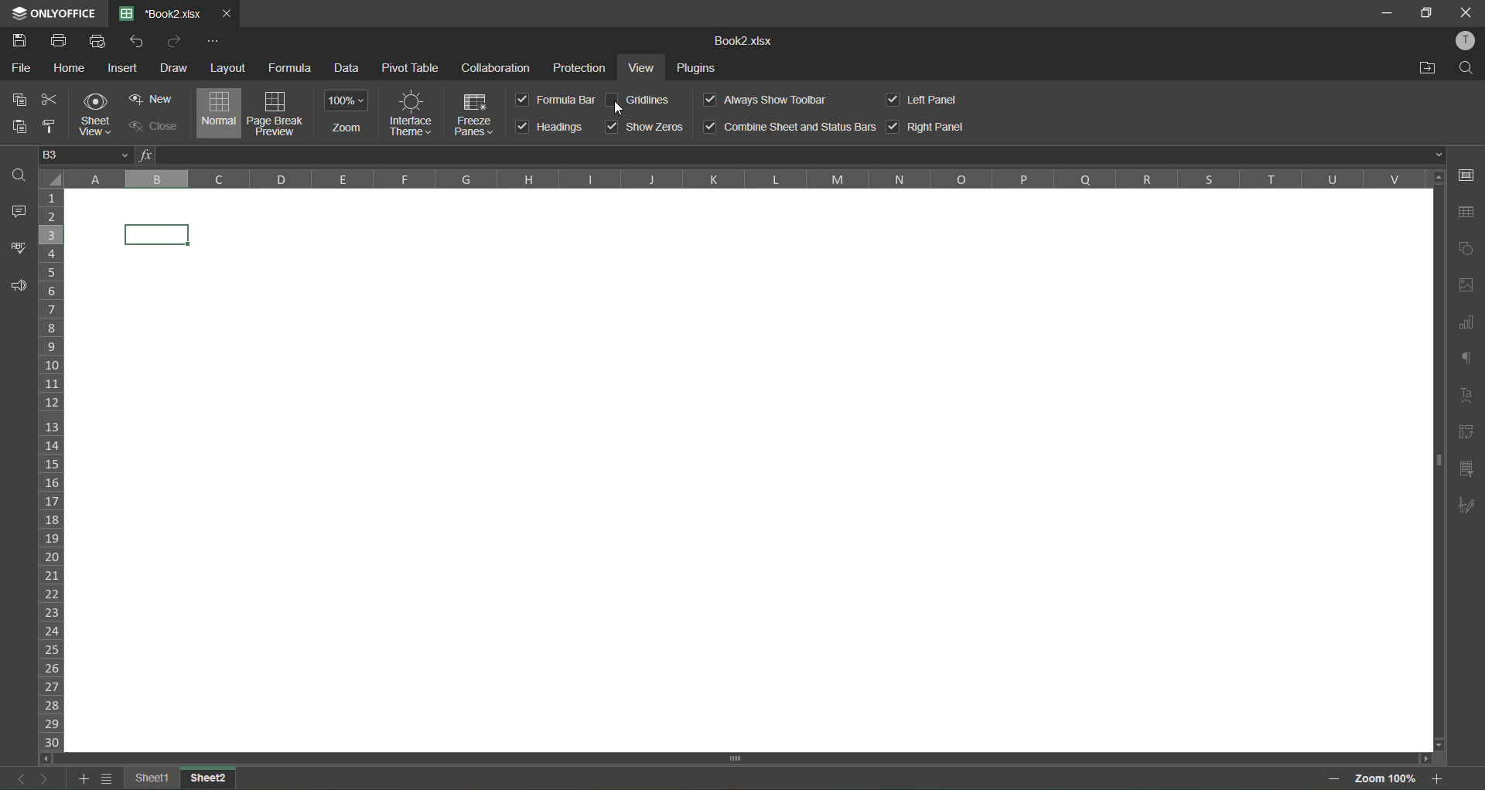 This screenshot has height=790, width=1485. I want to click on find, so click(1470, 68).